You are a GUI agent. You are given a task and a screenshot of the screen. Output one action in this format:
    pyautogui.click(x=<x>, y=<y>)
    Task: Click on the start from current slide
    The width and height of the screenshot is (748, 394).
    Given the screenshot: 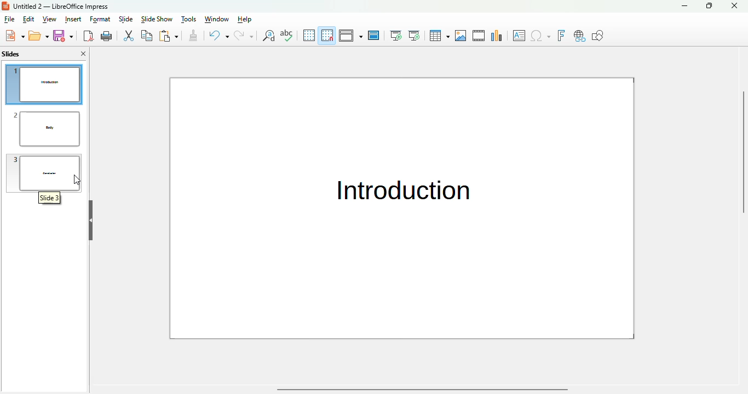 What is the action you would take?
    pyautogui.click(x=414, y=36)
    